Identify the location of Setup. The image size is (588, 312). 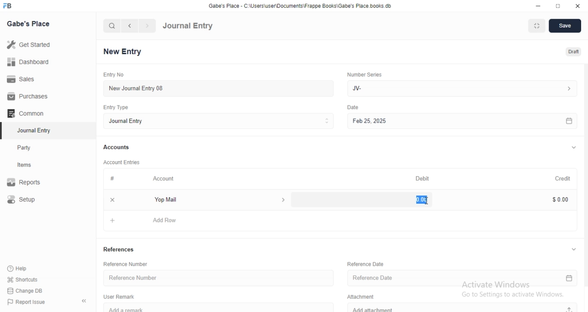
(31, 200).